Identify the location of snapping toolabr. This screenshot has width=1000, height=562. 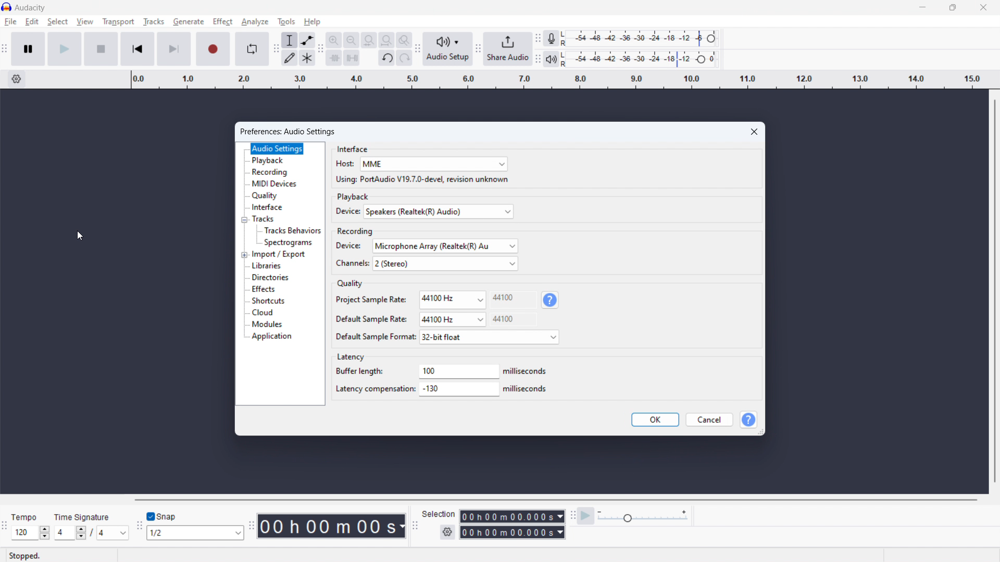
(139, 526).